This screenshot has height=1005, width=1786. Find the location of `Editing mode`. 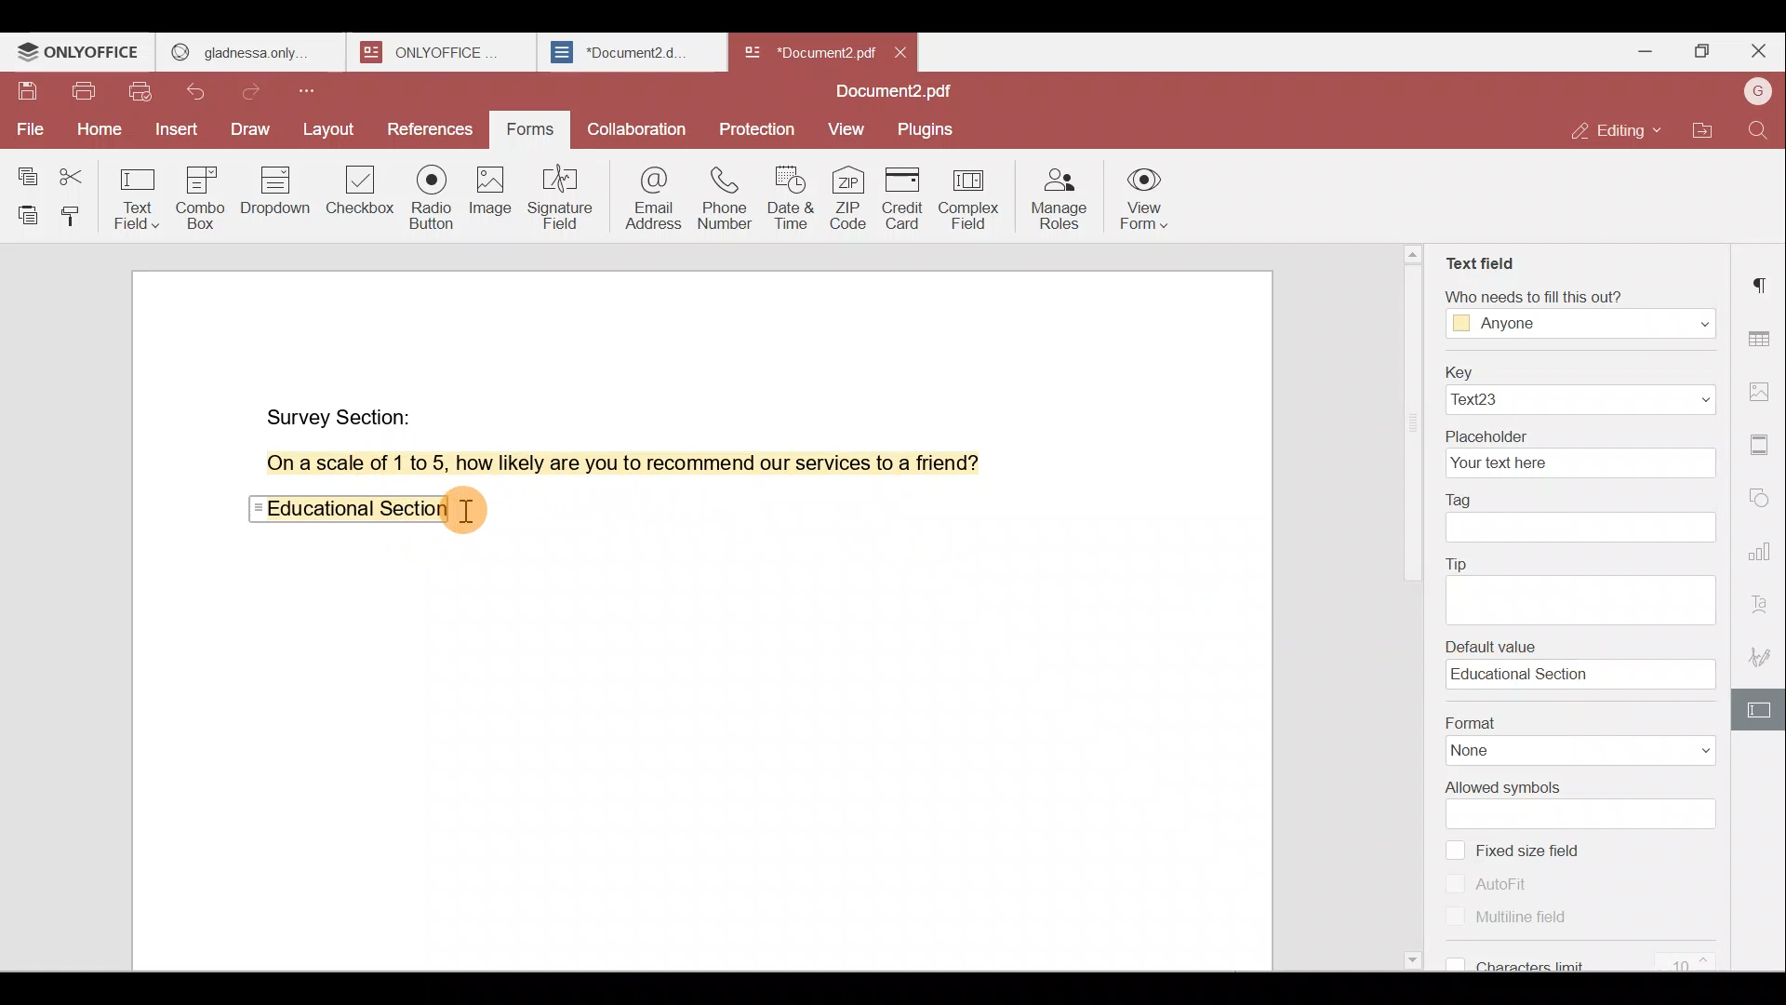

Editing mode is located at coordinates (1619, 130).